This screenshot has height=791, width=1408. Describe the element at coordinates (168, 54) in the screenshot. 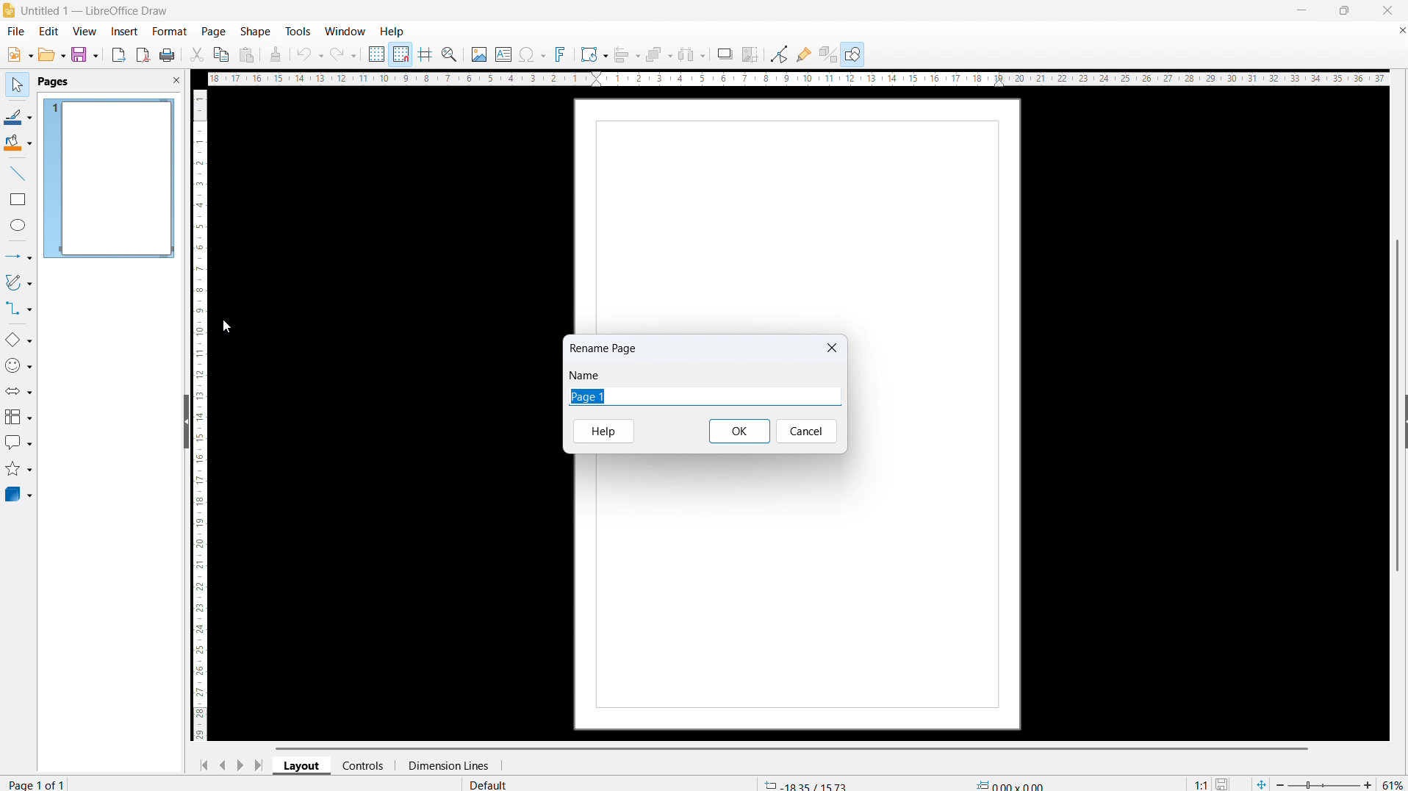

I see `print` at that location.